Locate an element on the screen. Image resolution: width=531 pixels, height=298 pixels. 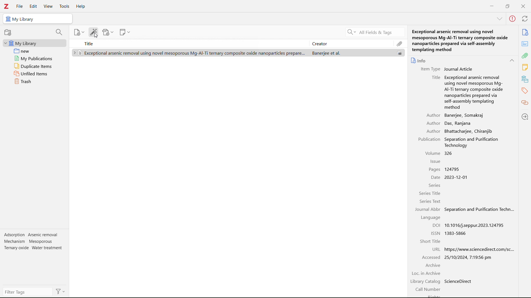
my library is located at coordinates (35, 43).